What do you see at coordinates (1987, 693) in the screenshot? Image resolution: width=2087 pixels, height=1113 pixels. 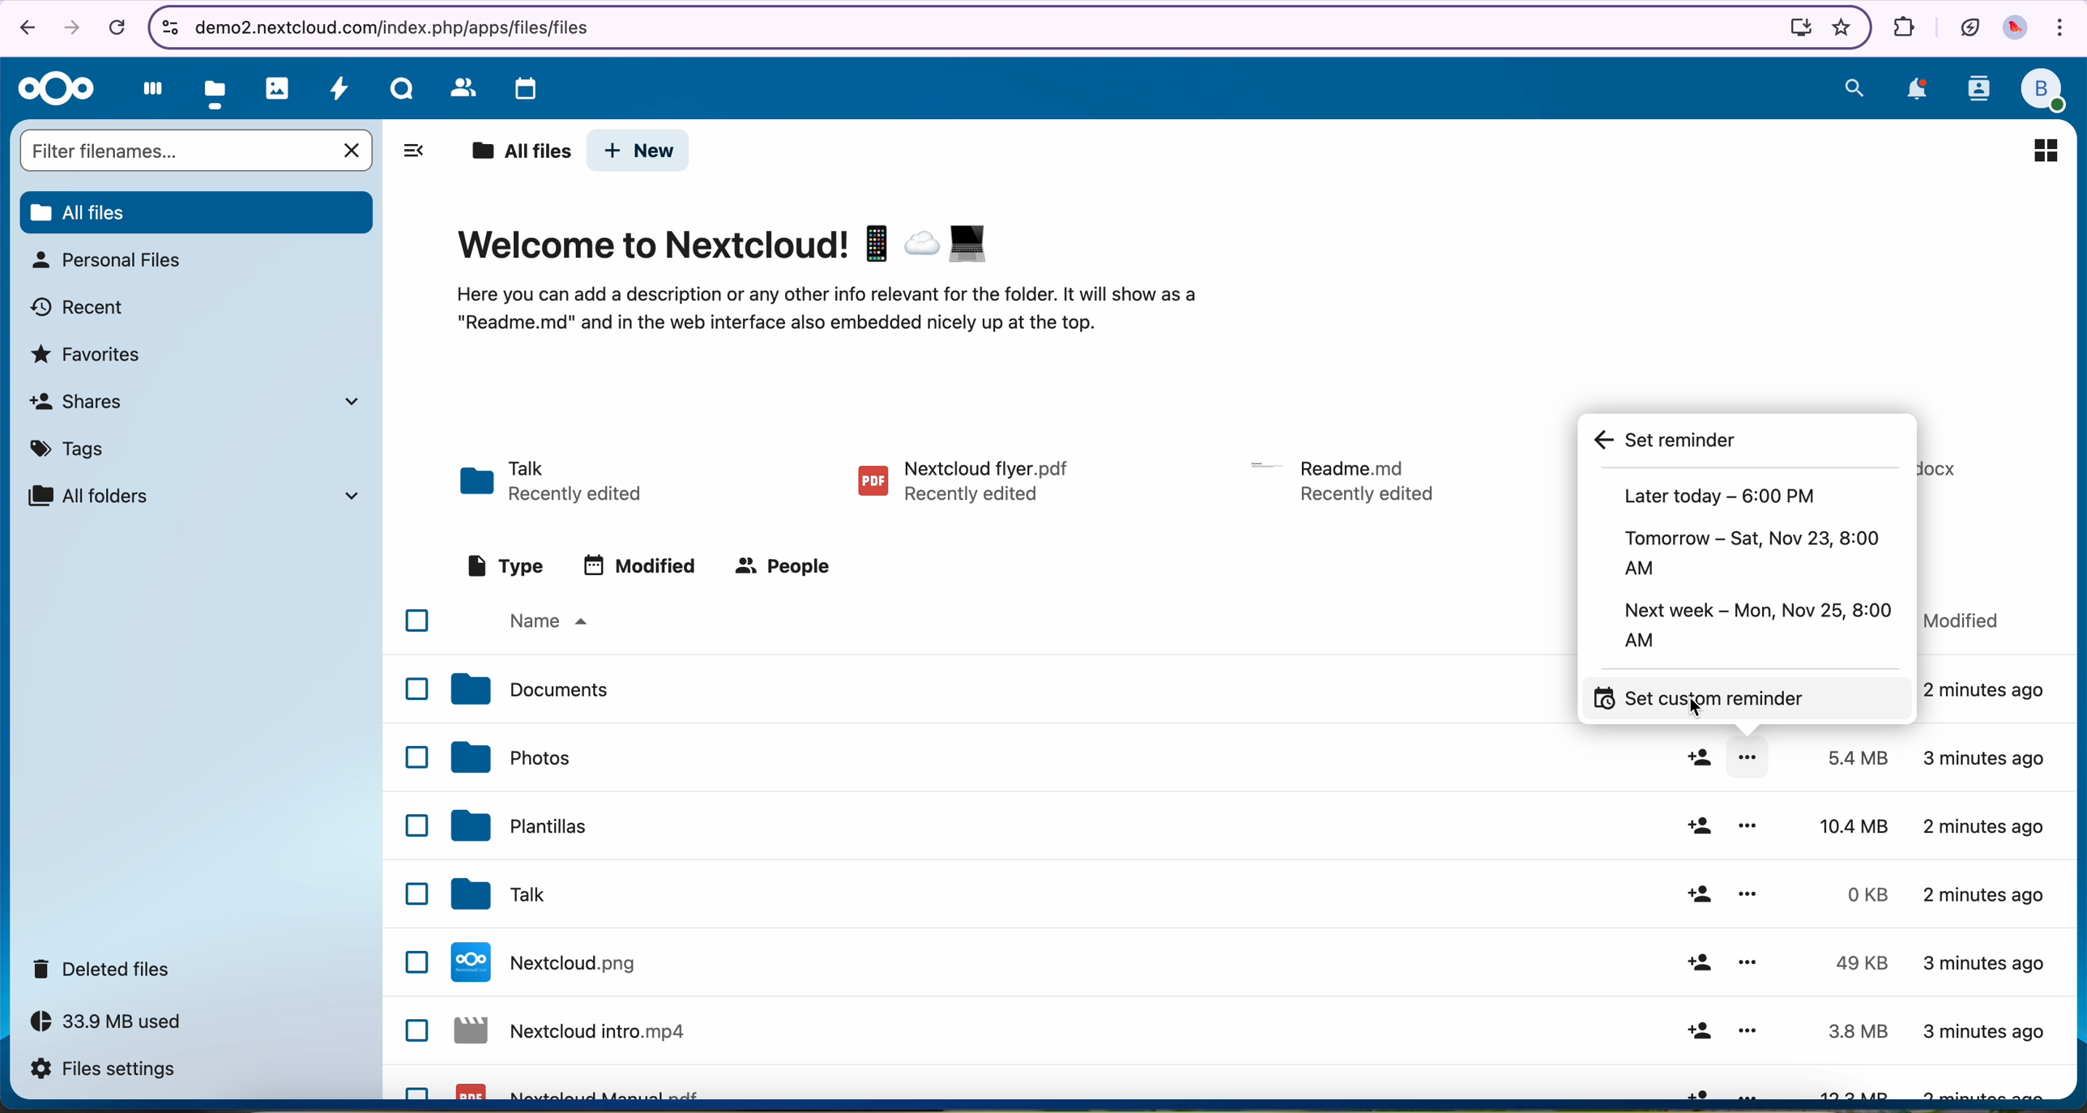 I see `2 minutes ago` at bounding box center [1987, 693].